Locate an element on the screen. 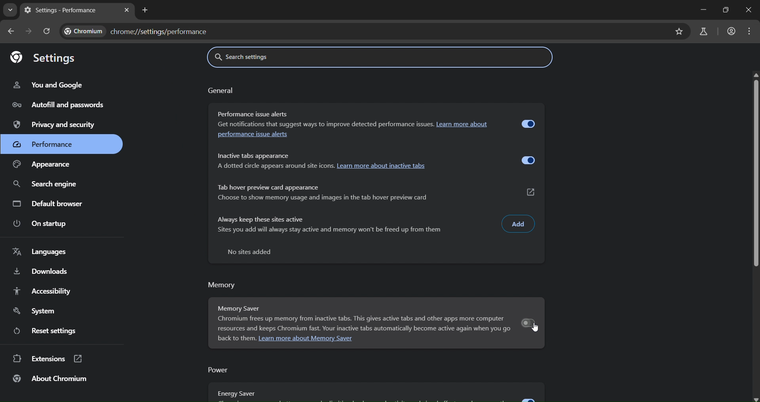  expand/disable is located at coordinates (527, 399).